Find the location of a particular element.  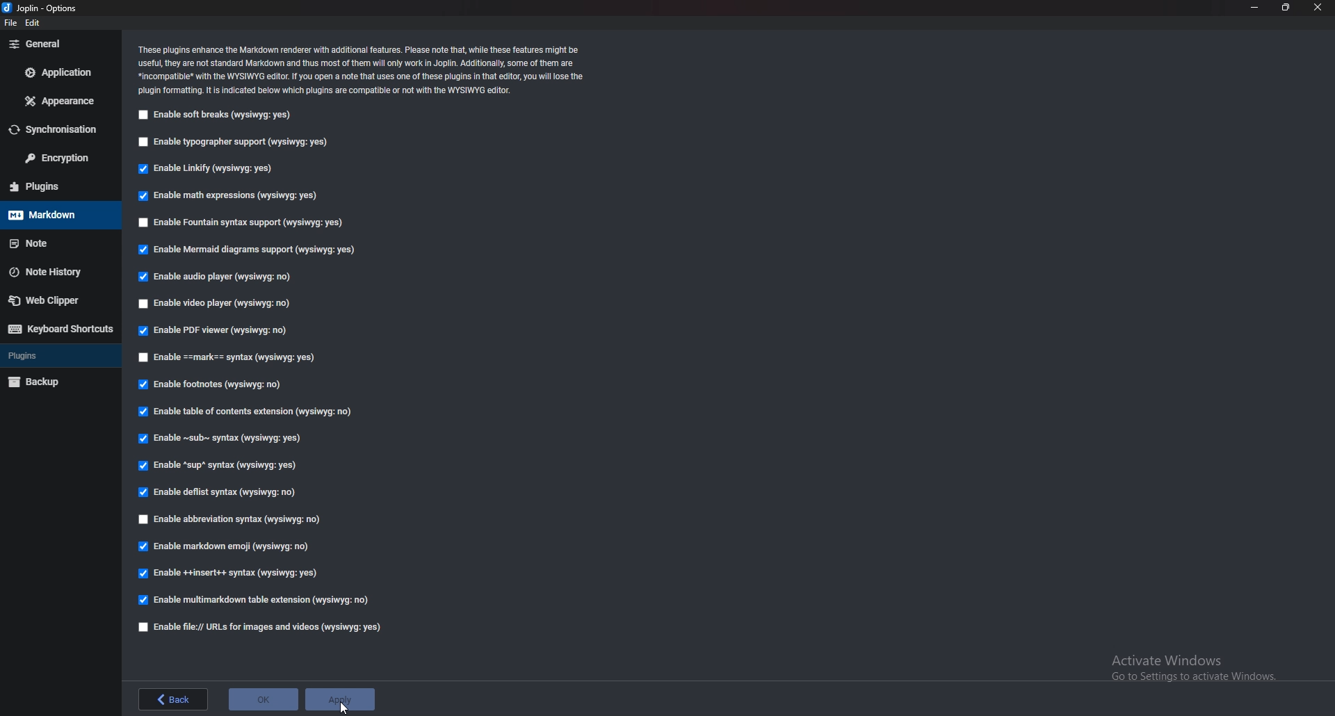

Enable video player (wysiqyg:no) is located at coordinates (216, 302).